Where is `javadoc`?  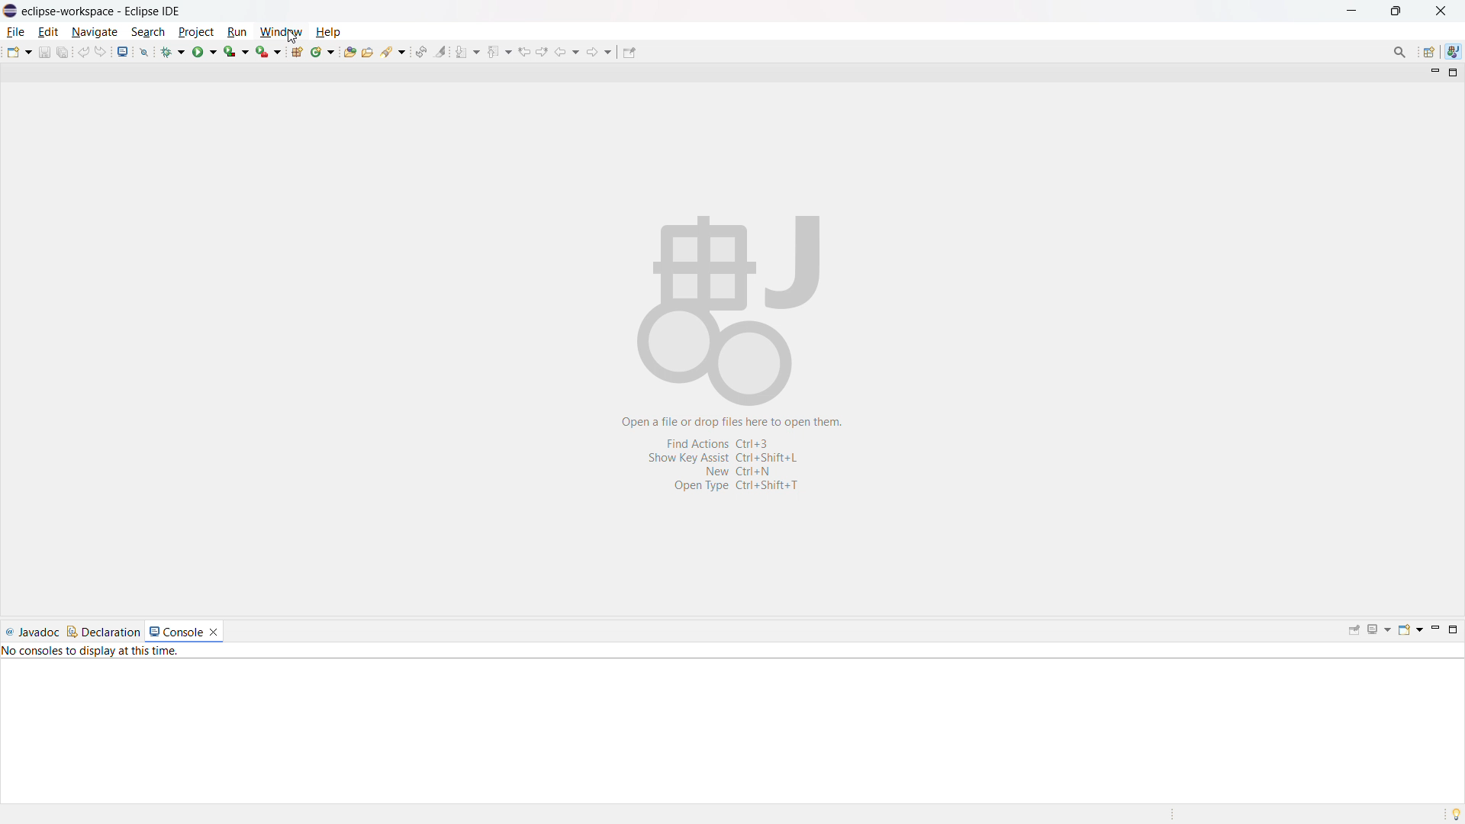 javadoc is located at coordinates (32, 632).